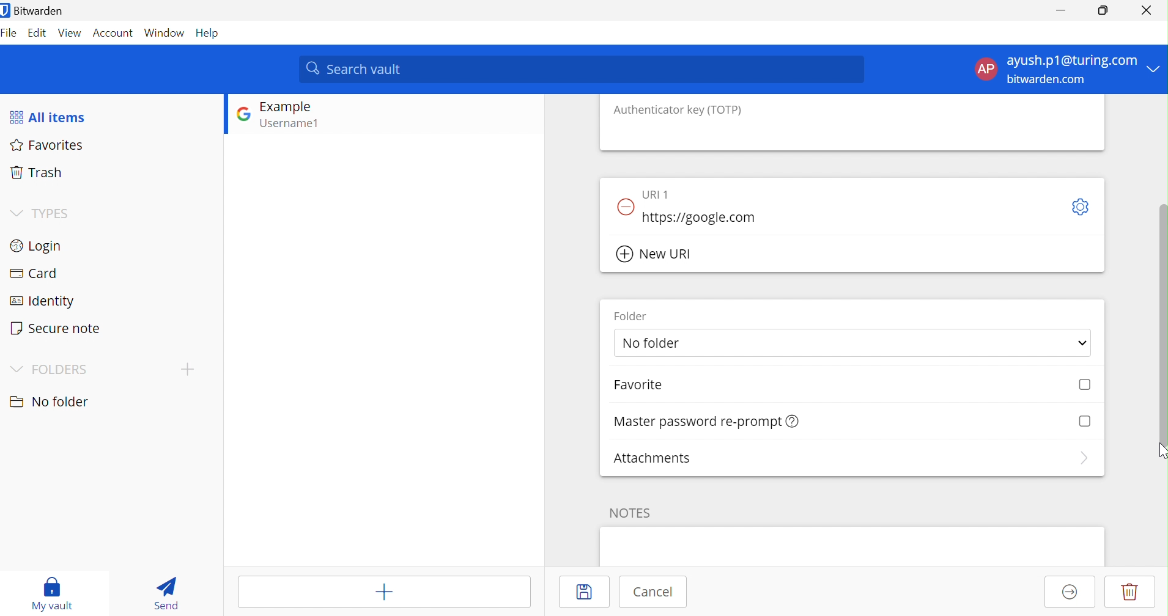 The width and height of the screenshot is (1168, 616). What do you see at coordinates (48, 402) in the screenshot?
I see `No folder` at bounding box center [48, 402].